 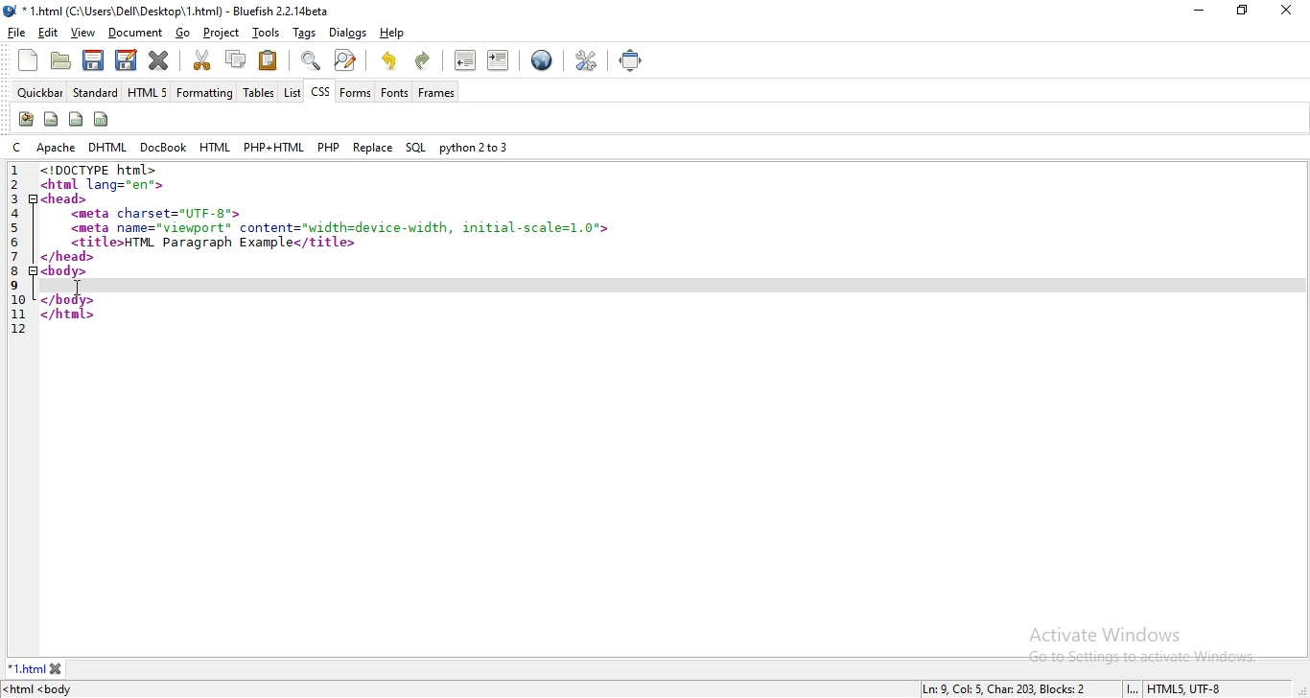 I want to click on * 1.html (C:\Users\Dell\Desktop\ 1.html) - Bluefish 2.2.14beta, so click(x=178, y=12).